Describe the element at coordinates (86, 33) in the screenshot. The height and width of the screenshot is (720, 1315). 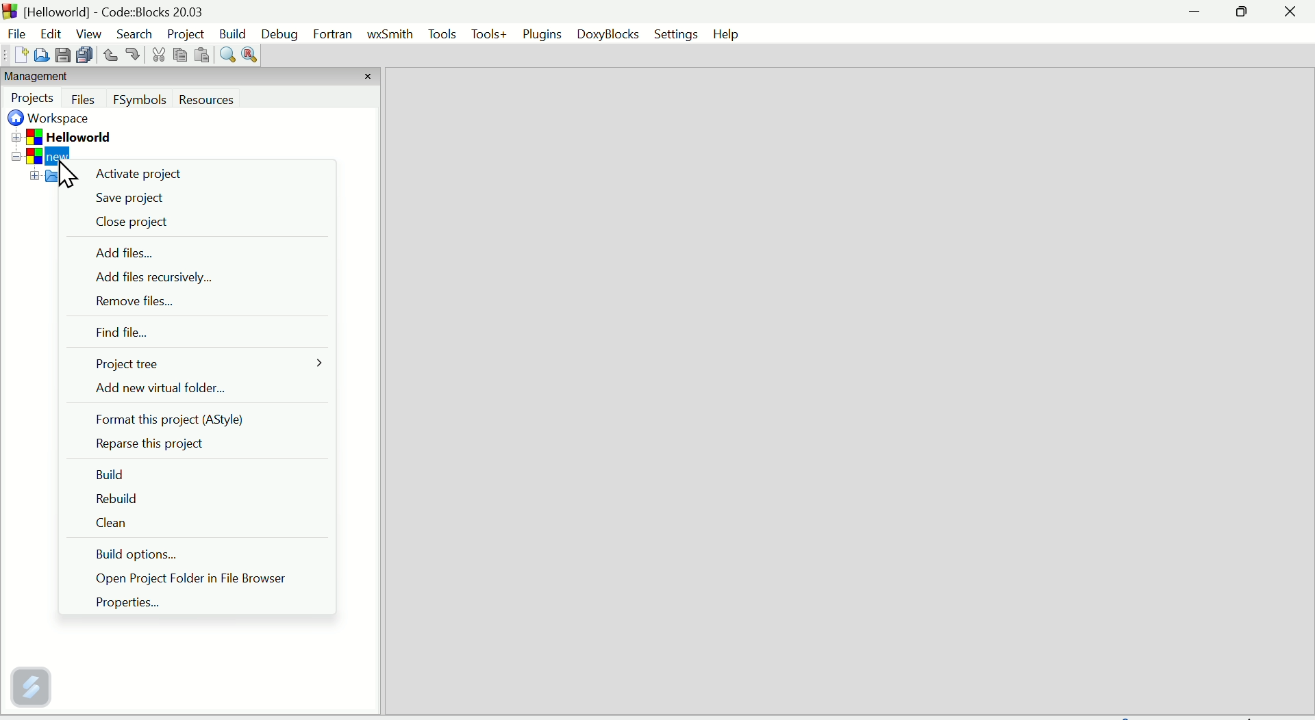
I see `View` at that location.